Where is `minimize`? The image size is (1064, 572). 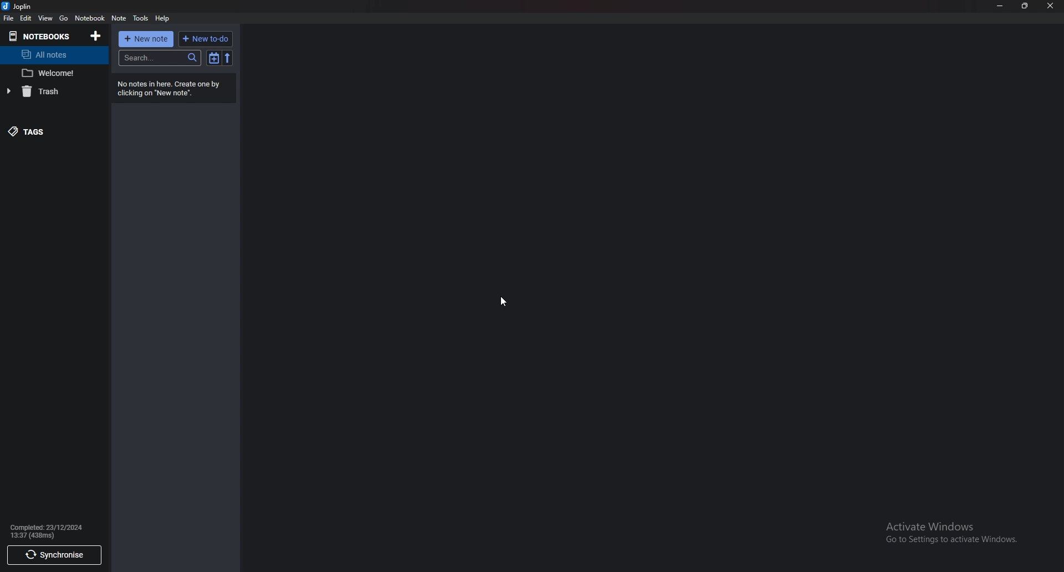
minimize is located at coordinates (999, 6).